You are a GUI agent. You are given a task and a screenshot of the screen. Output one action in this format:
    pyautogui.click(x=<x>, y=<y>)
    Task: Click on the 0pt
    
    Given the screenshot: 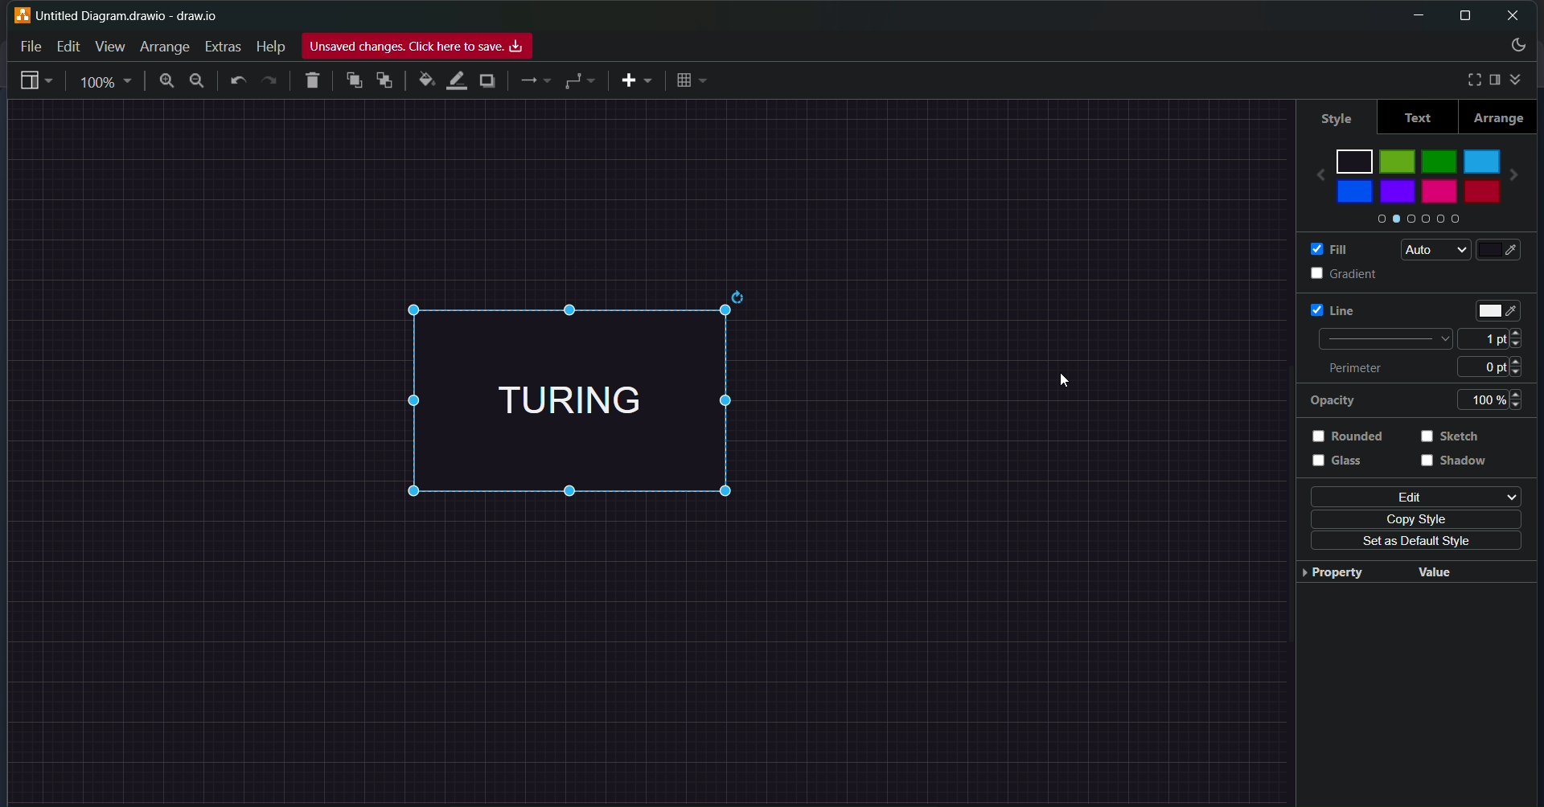 What is the action you would take?
    pyautogui.click(x=1502, y=366)
    